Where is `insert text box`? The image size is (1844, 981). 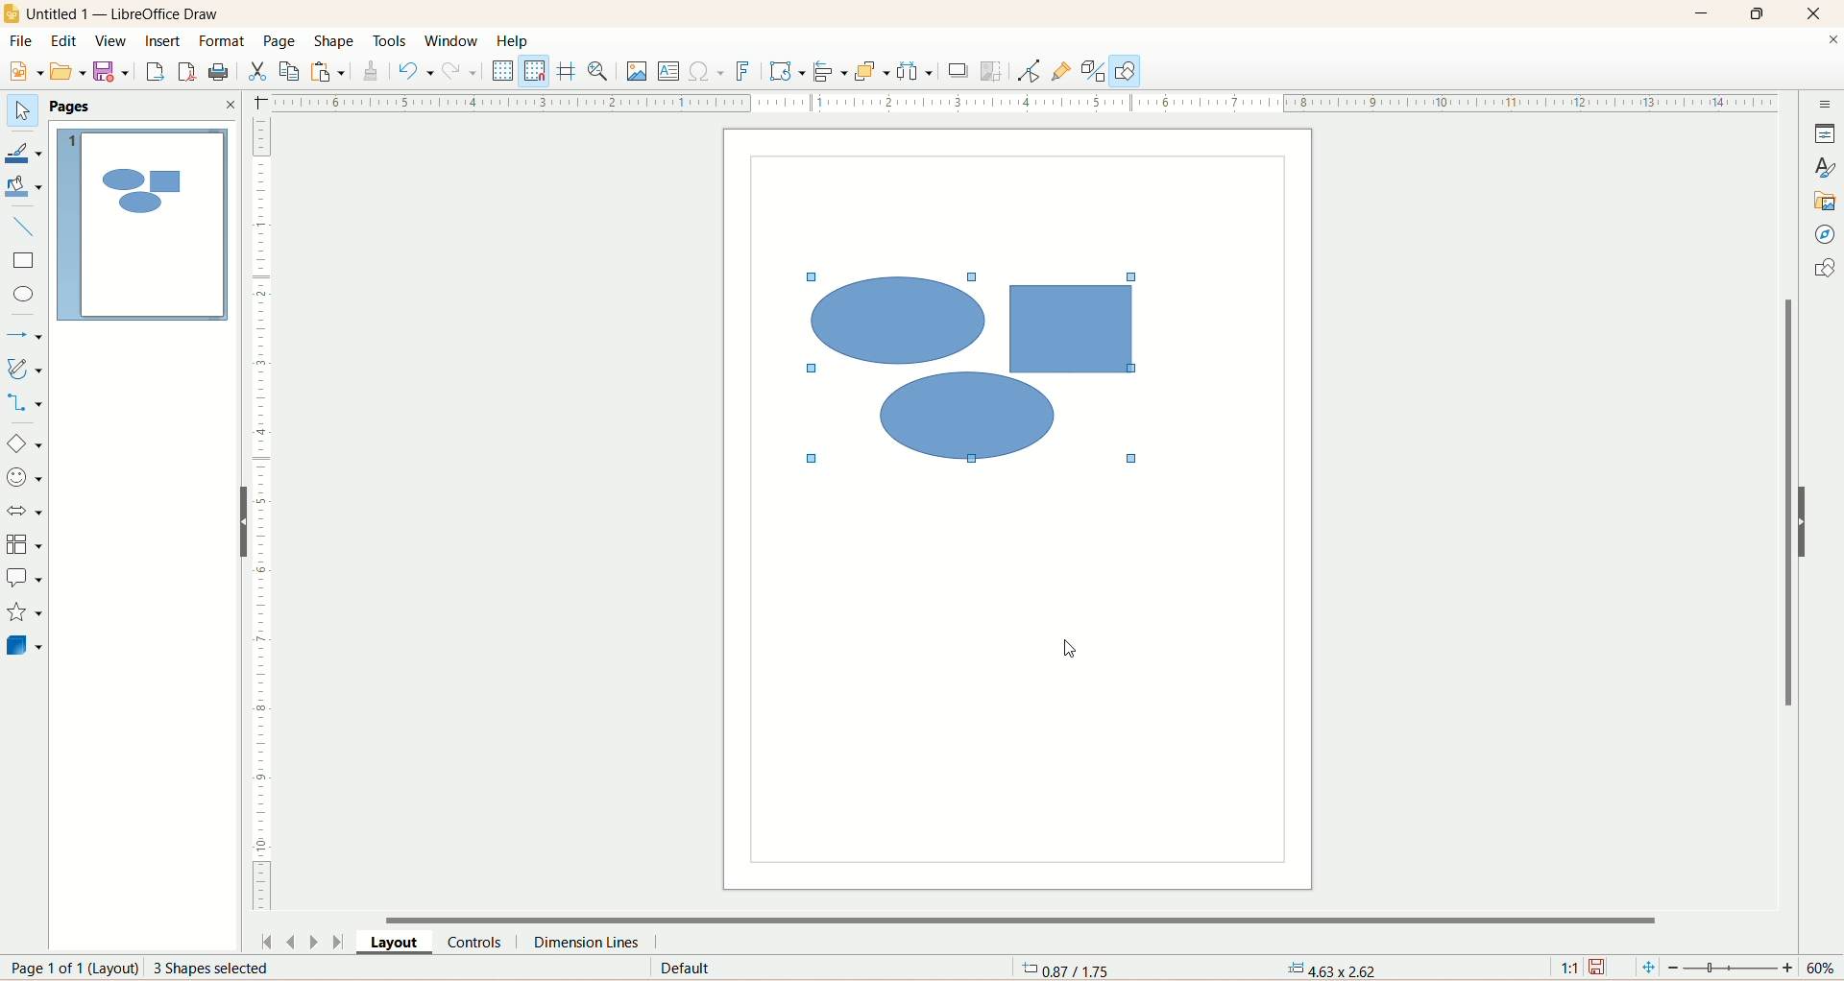
insert text box is located at coordinates (671, 73).